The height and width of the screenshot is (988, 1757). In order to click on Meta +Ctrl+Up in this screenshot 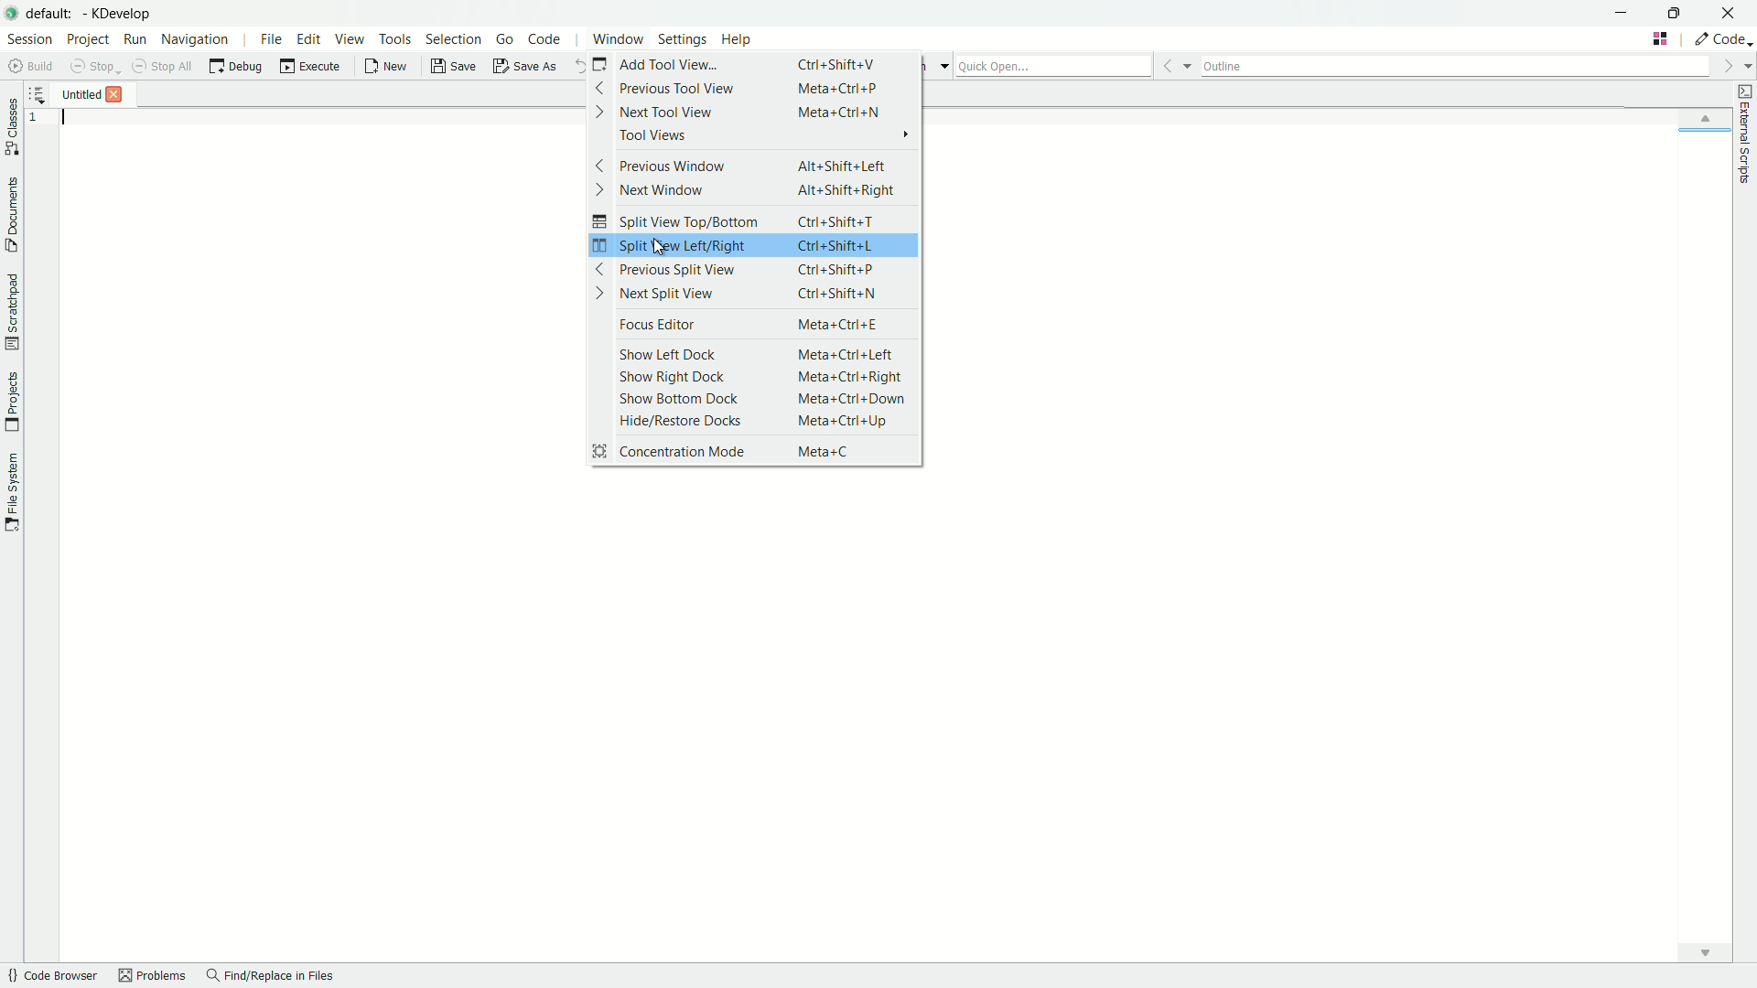, I will do `click(847, 420)`.